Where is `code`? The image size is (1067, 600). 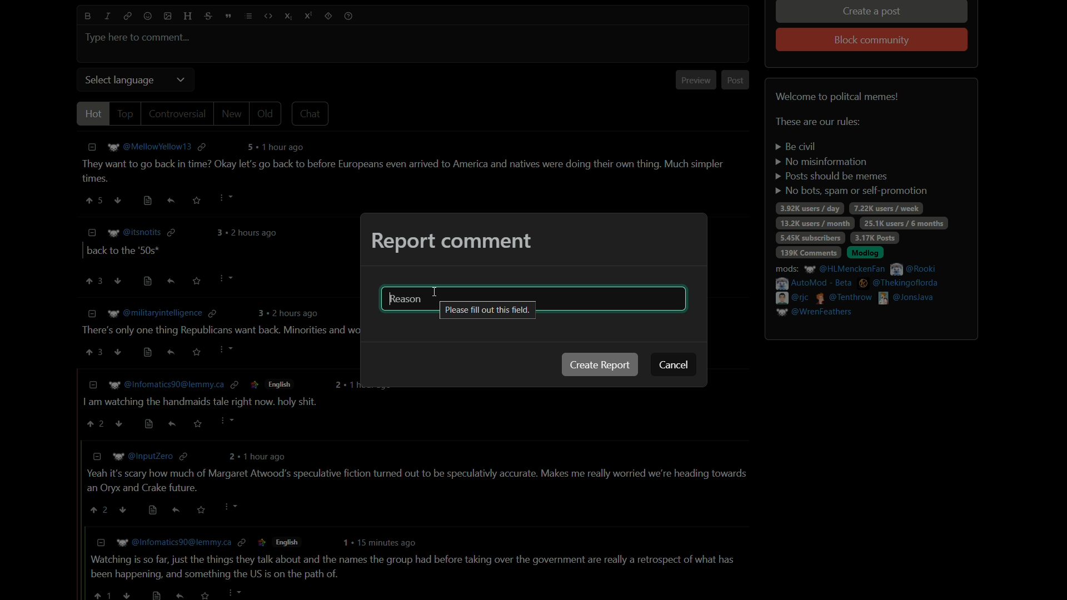 code is located at coordinates (268, 16).